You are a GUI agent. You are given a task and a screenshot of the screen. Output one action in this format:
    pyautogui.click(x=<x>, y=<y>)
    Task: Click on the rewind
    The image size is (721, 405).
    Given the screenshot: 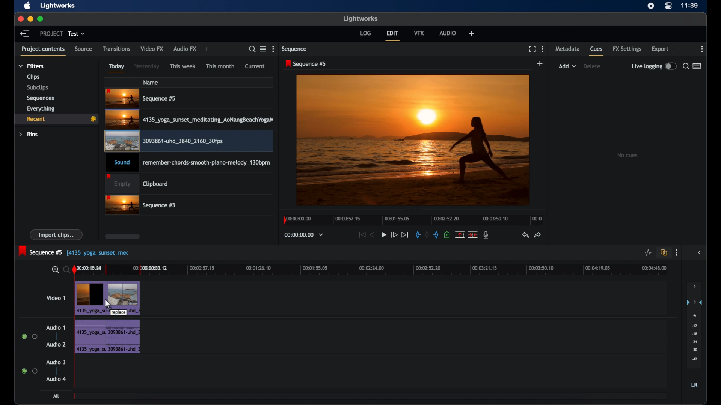 What is the action you would take?
    pyautogui.click(x=373, y=234)
    